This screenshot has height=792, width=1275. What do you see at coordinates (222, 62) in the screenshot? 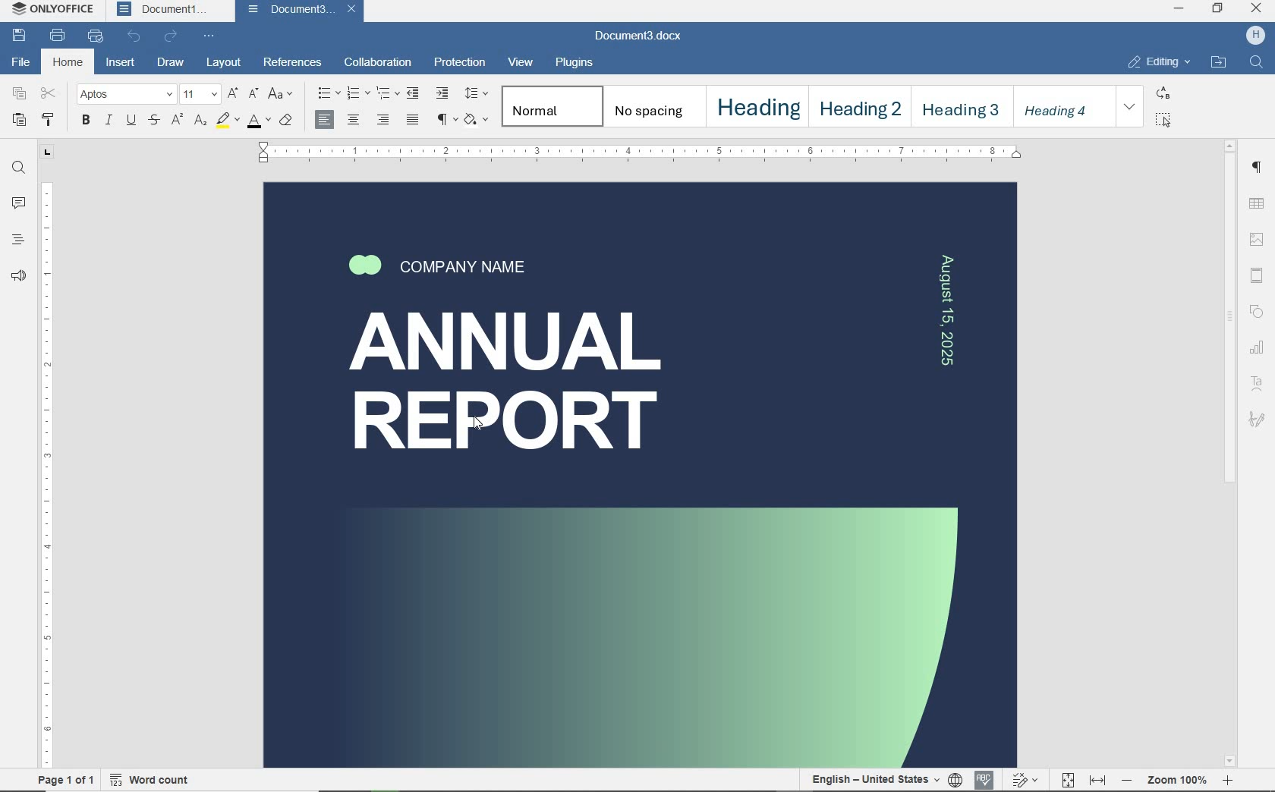
I see `layout` at bounding box center [222, 62].